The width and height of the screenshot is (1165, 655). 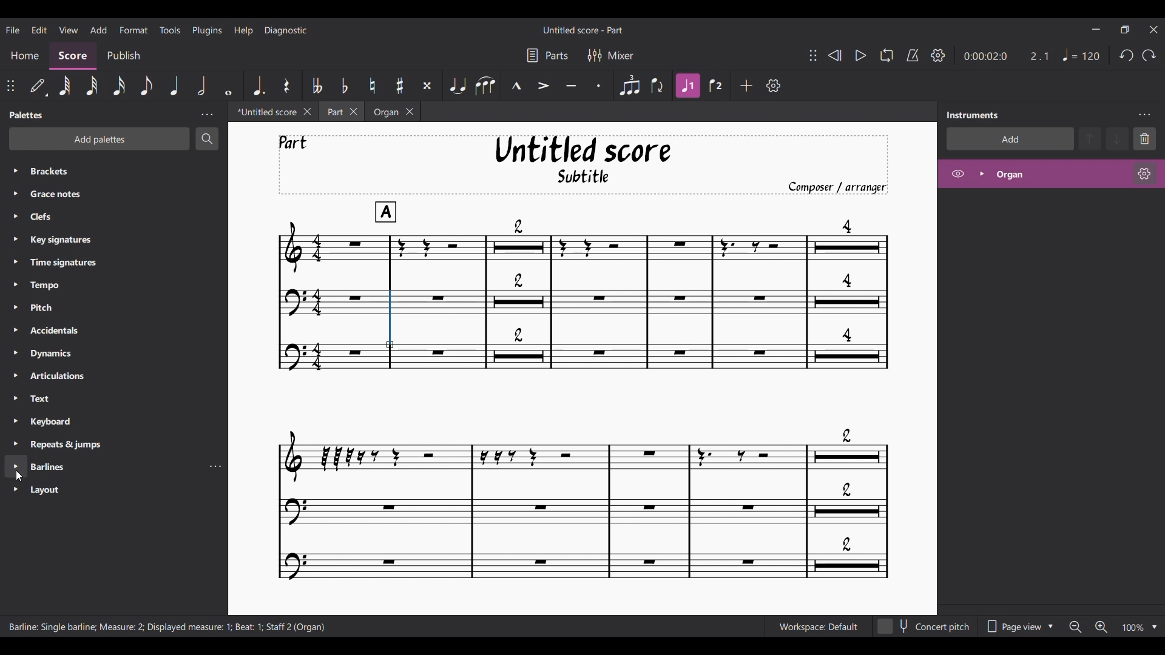 What do you see at coordinates (1007, 56) in the screenshot?
I see `Current ratio and duration of score` at bounding box center [1007, 56].